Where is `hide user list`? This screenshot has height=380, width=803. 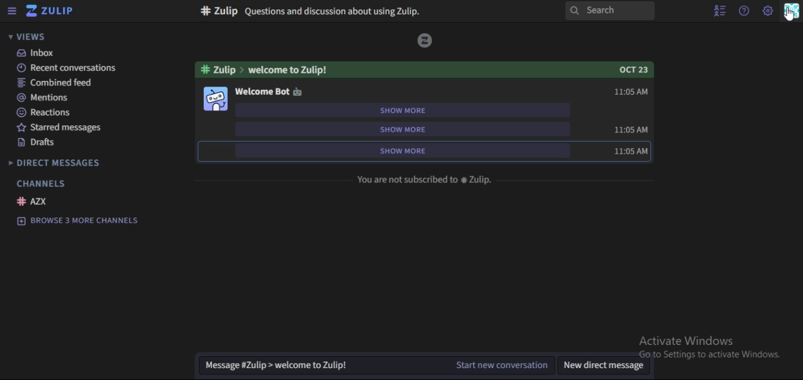
hide user list is located at coordinates (718, 11).